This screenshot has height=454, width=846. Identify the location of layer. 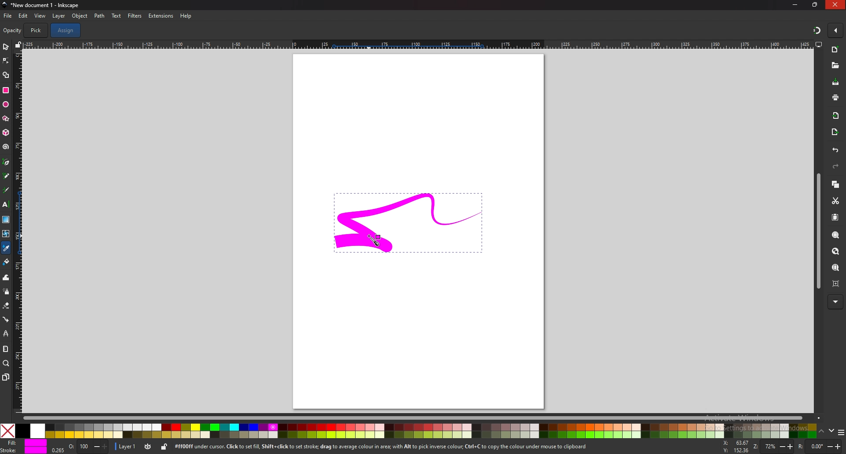
(124, 447).